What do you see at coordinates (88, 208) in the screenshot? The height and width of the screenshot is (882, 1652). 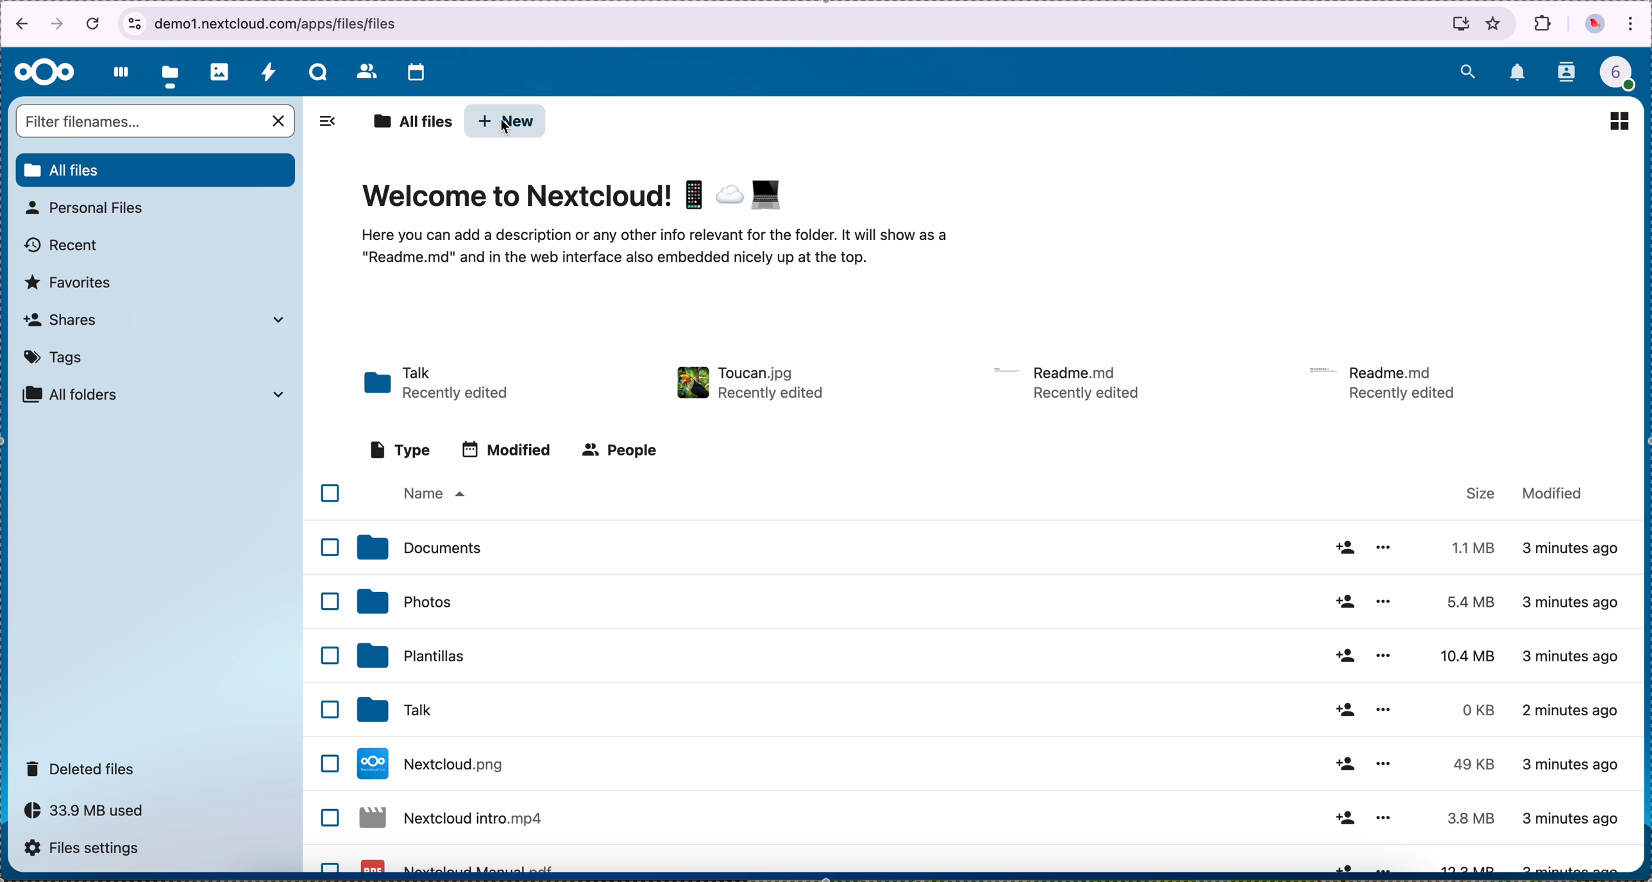 I see `personal files` at bounding box center [88, 208].